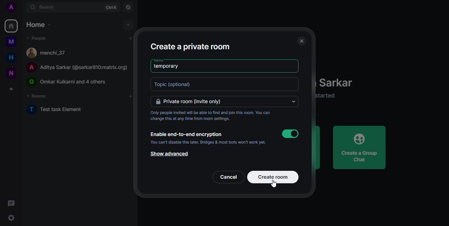  I want to click on temporary, so click(167, 66).